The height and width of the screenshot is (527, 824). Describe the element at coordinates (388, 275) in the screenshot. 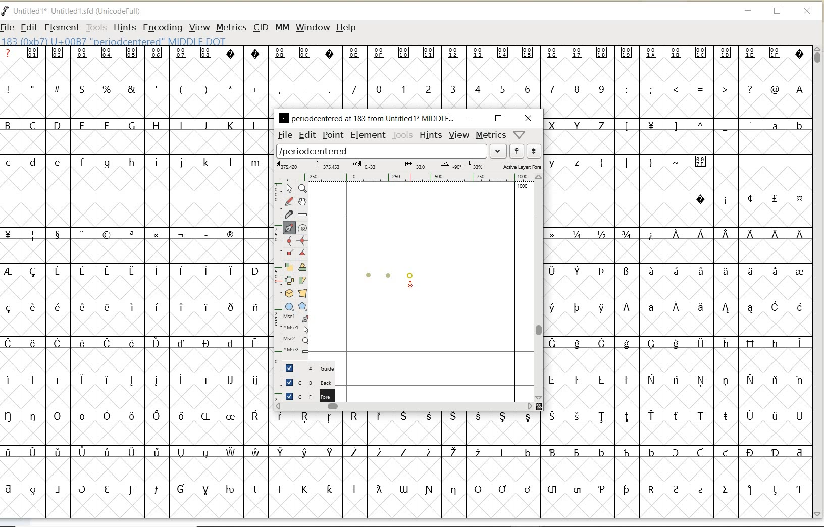

I see `dot` at that location.